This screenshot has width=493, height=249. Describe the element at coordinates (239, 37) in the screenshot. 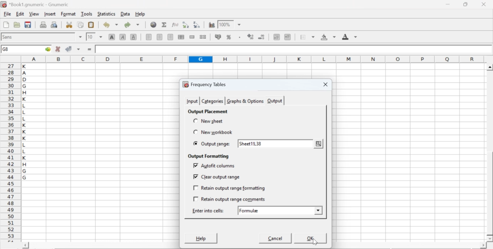

I see `Set the format of the selected cells to include a thousands separator` at that location.